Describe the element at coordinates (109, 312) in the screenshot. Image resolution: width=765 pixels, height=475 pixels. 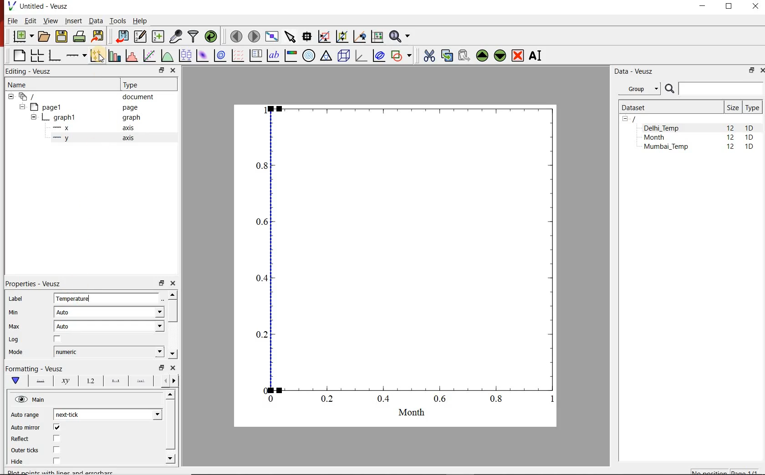
I see `Auto` at that location.